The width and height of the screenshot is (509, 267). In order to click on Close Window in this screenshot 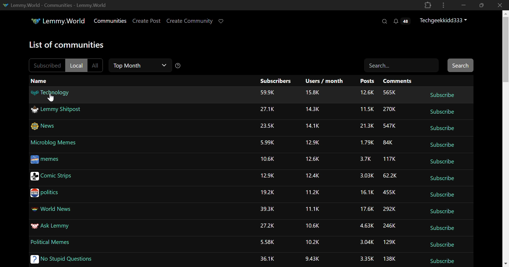, I will do `click(498, 5)`.